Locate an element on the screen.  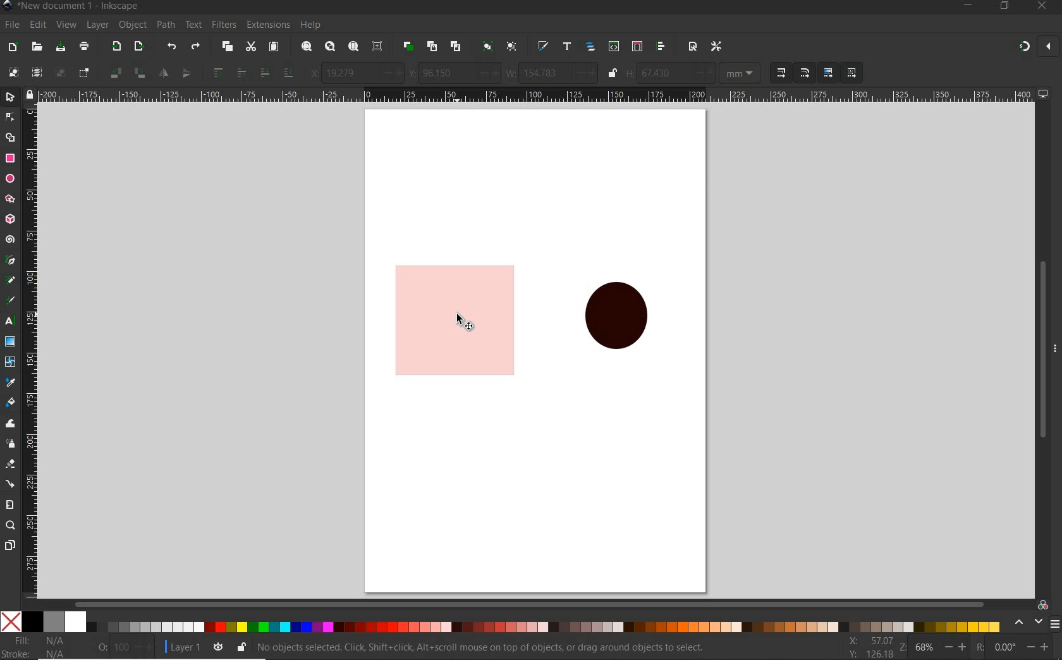
lock or unlock width and height is located at coordinates (613, 72).